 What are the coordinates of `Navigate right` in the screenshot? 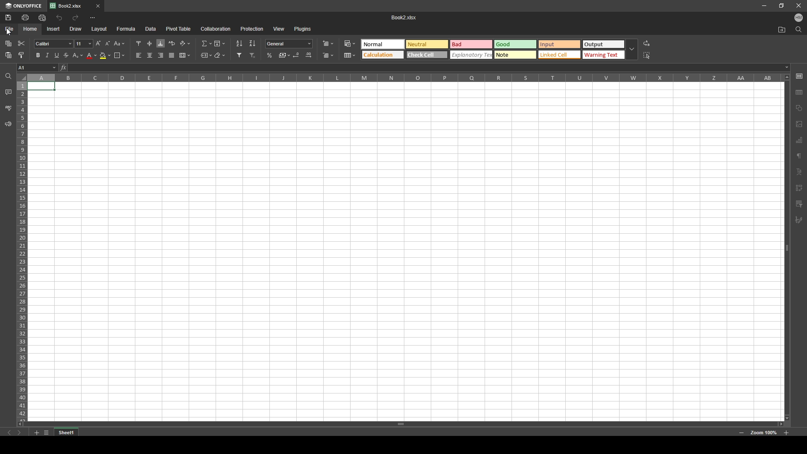 It's located at (18, 423).